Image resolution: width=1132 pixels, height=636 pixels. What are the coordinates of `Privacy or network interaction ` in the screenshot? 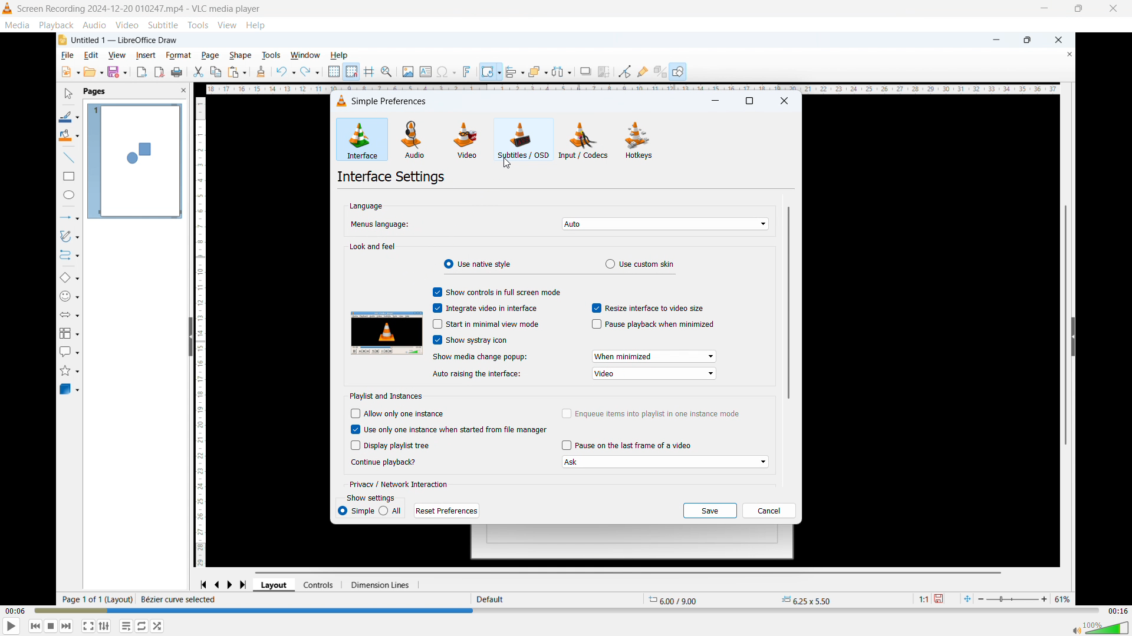 It's located at (396, 483).